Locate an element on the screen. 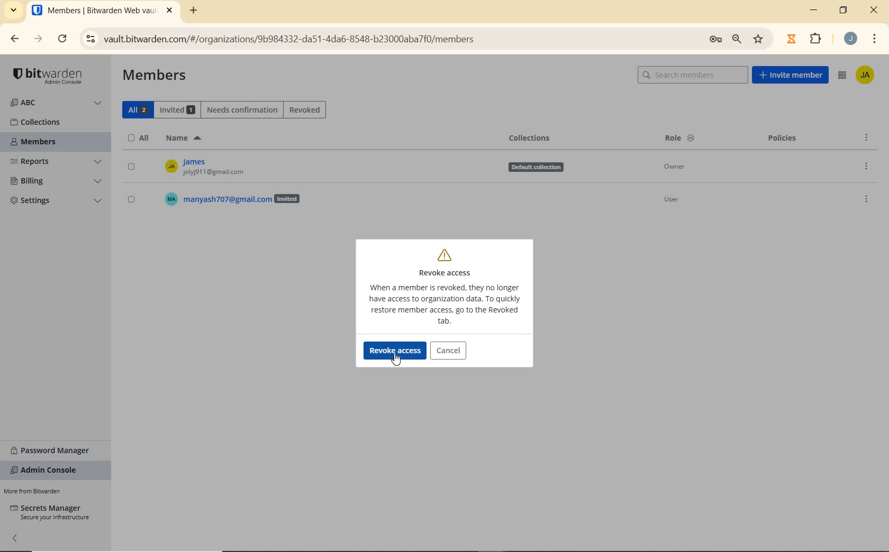  CLOSE is located at coordinates (874, 10).